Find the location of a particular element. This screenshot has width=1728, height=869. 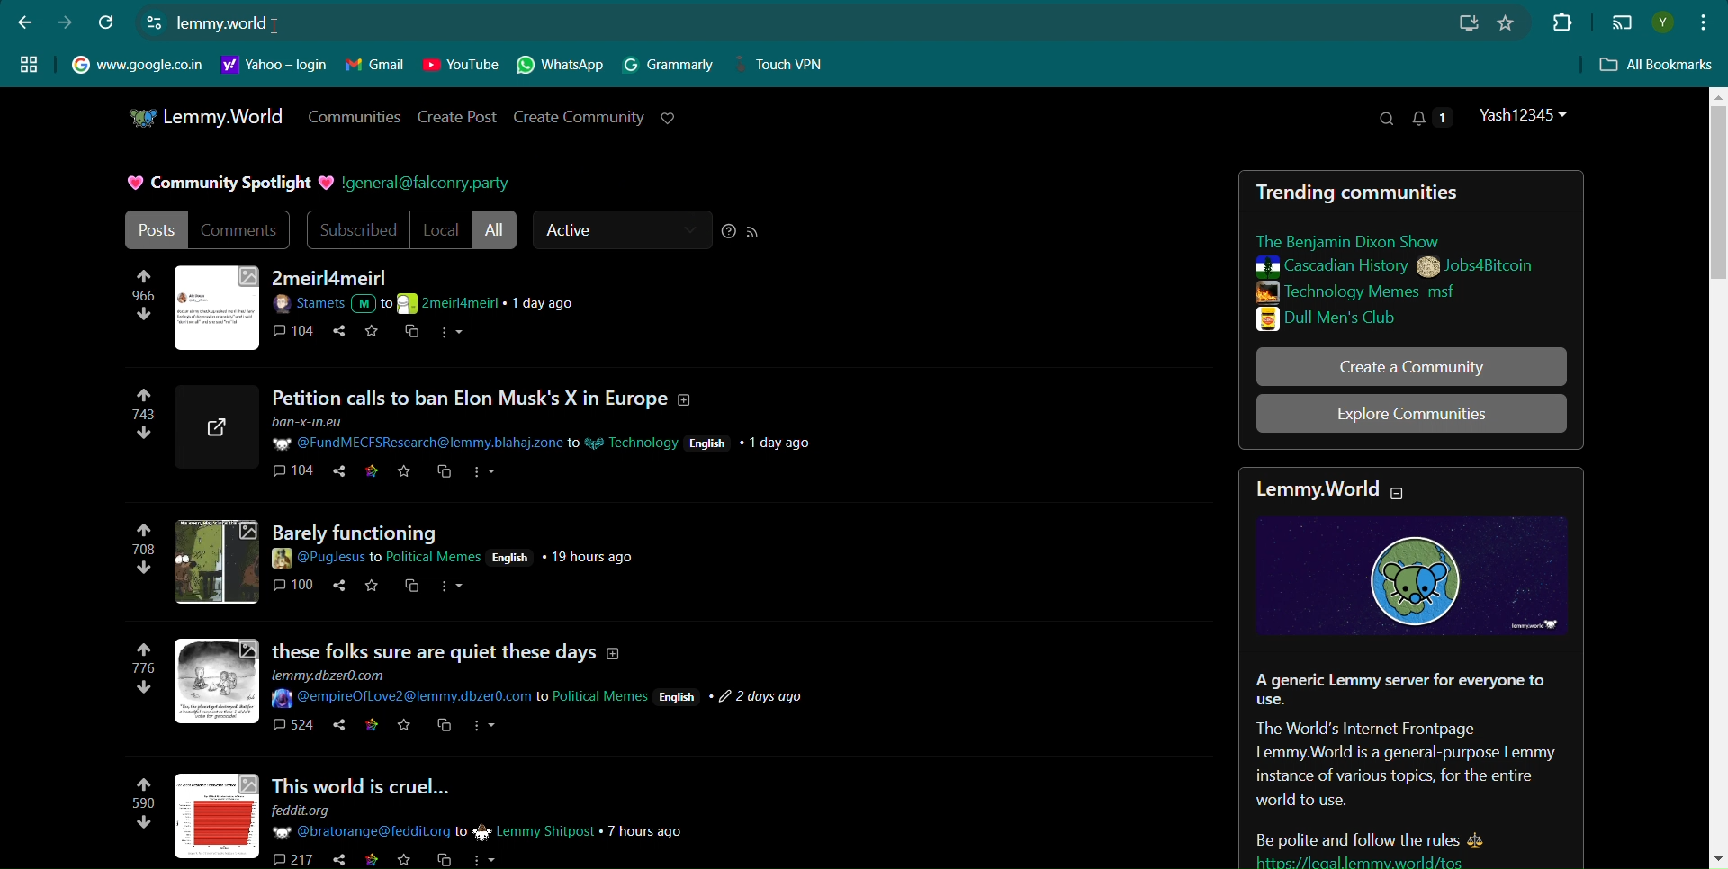

Create a Community is located at coordinates (1411, 366).